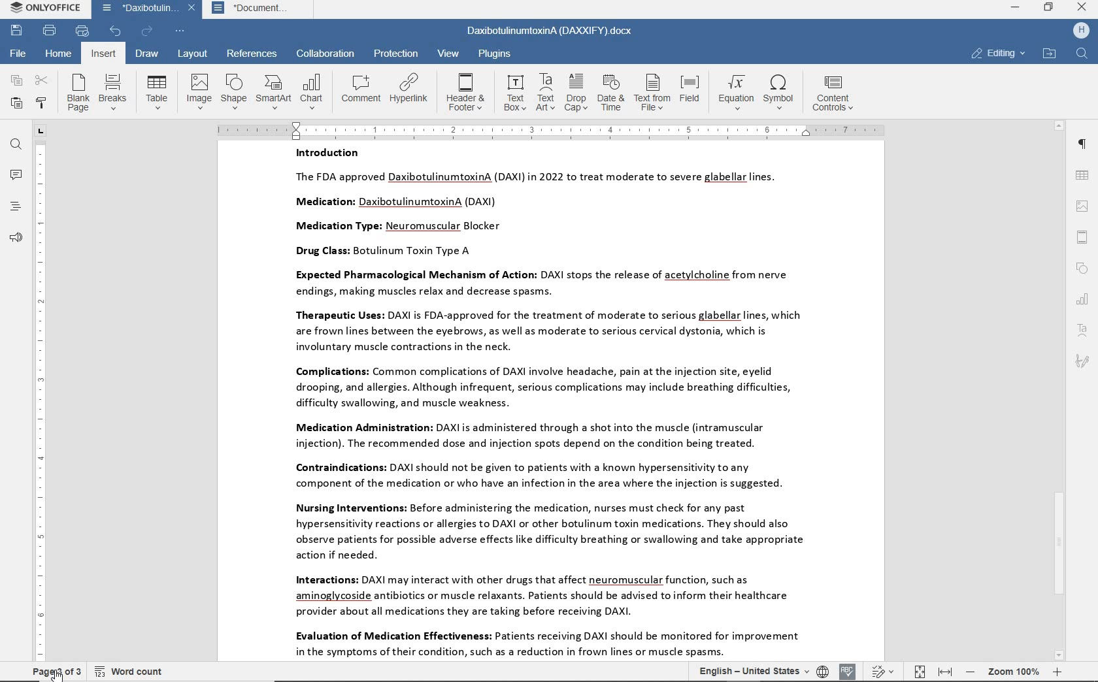 This screenshot has width=1098, height=682. What do you see at coordinates (1080, 31) in the screenshot?
I see `hp` at bounding box center [1080, 31].